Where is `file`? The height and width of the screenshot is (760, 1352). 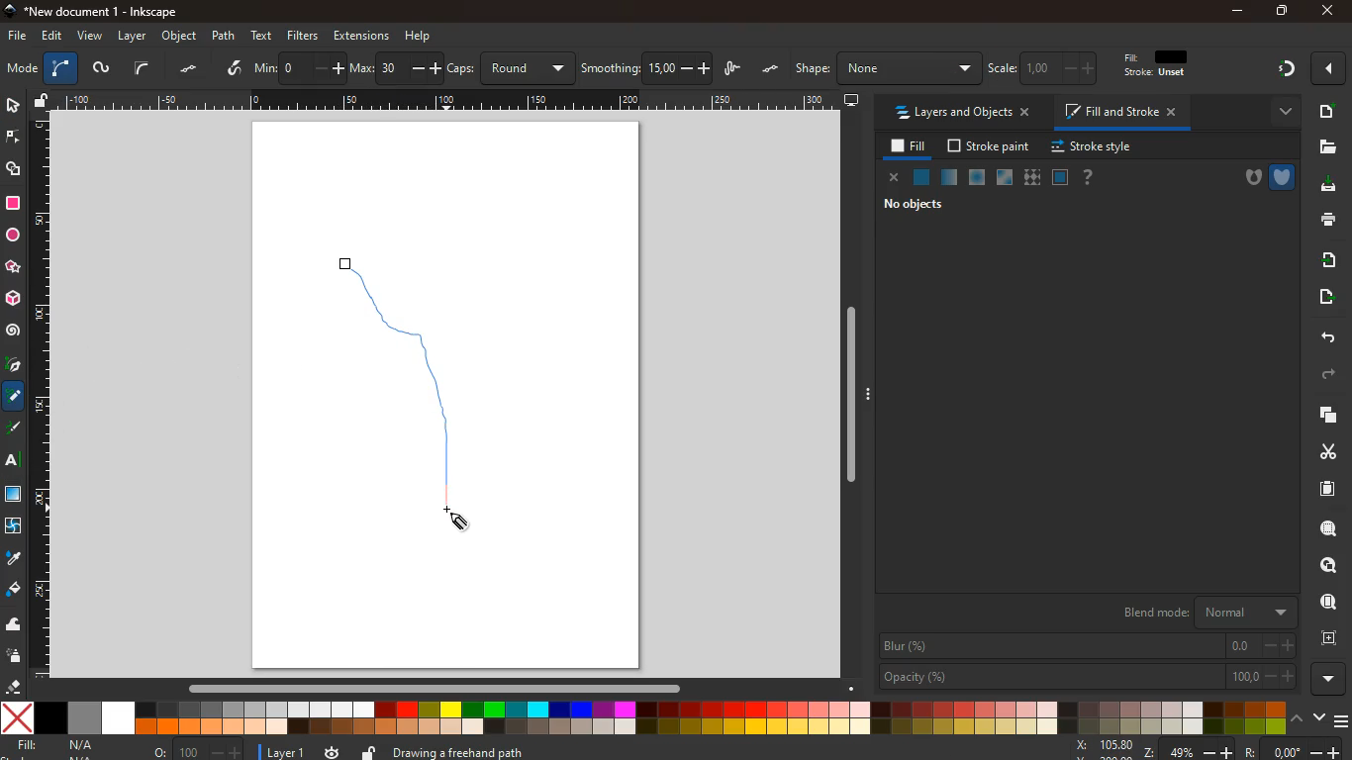
file is located at coordinates (16, 37).